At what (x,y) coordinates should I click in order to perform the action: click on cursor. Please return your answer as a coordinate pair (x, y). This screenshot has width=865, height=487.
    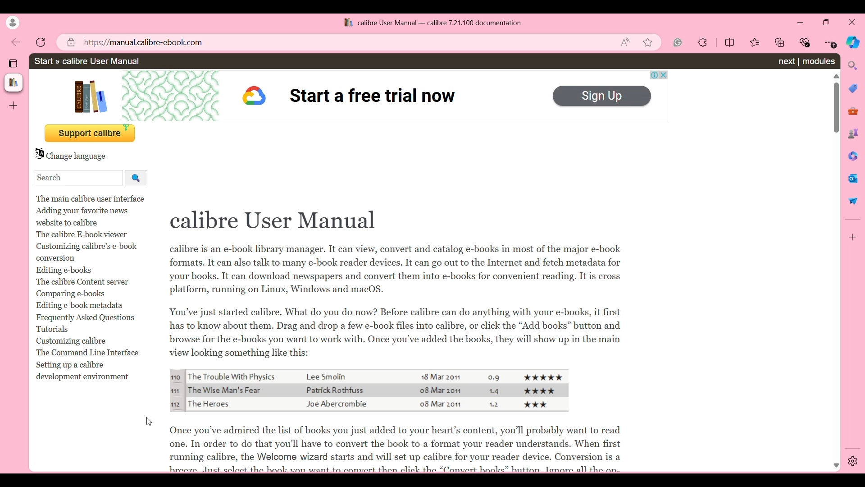
    Looking at the image, I should click on (147, 422).